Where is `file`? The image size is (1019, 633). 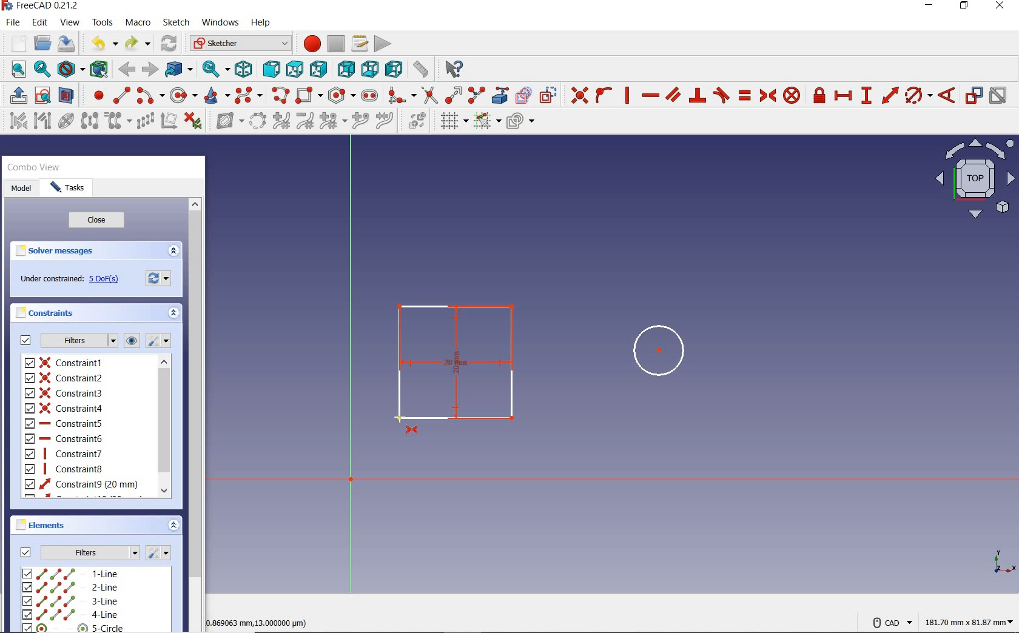 file is located at coordinates (13, 22).